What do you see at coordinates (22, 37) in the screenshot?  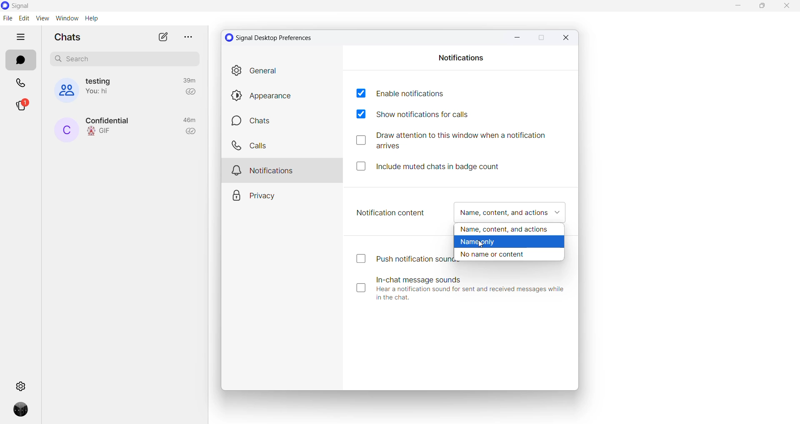 I see `hide tabs` at bounding box center [22, 37].